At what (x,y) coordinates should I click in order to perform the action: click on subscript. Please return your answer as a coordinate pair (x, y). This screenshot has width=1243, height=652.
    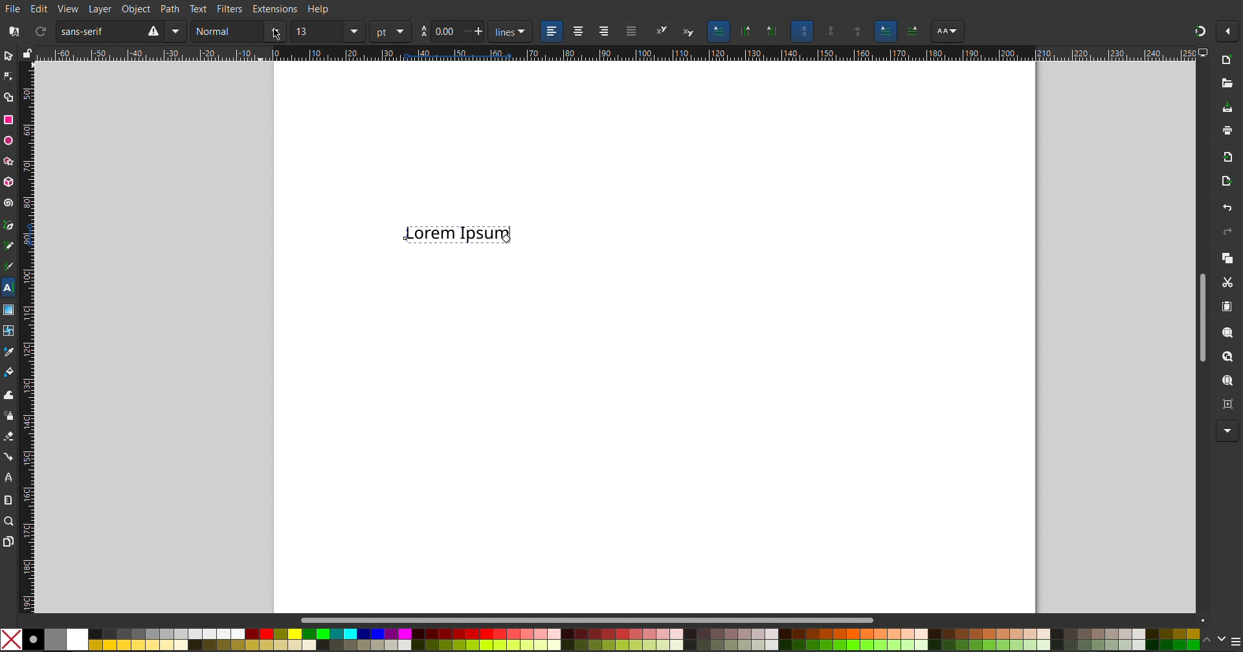
    Looking at the image, I should click on (689, 32).